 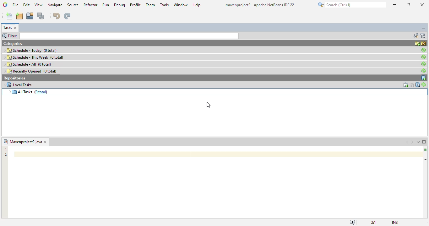 I want to click on refresh, so click(x=423, y=50).